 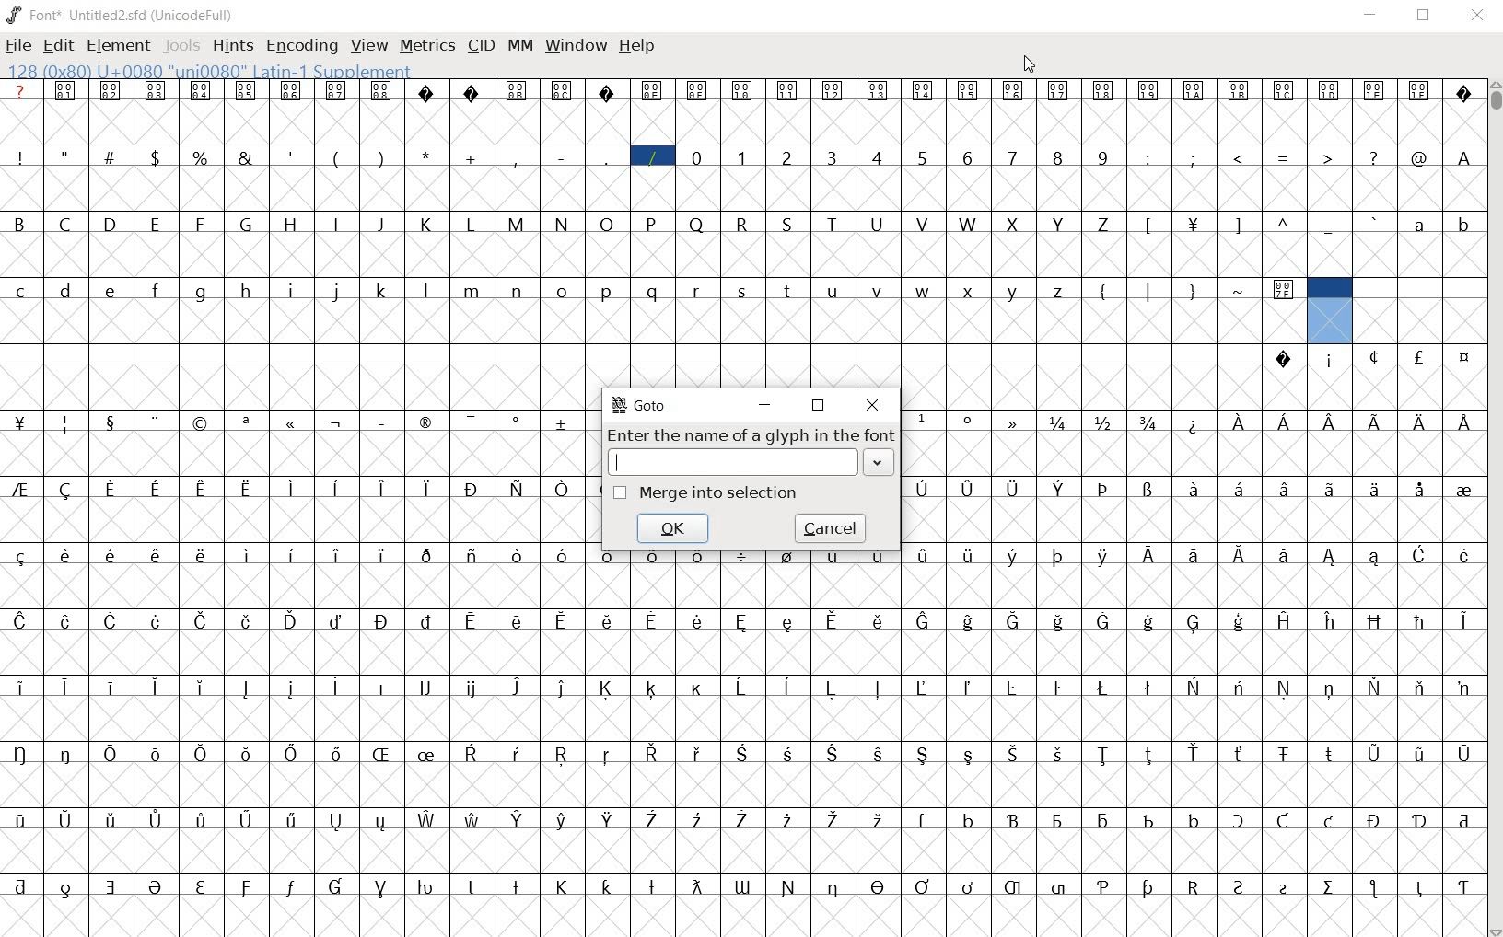 I want to click on Symbol, so click(x=248, y=620).